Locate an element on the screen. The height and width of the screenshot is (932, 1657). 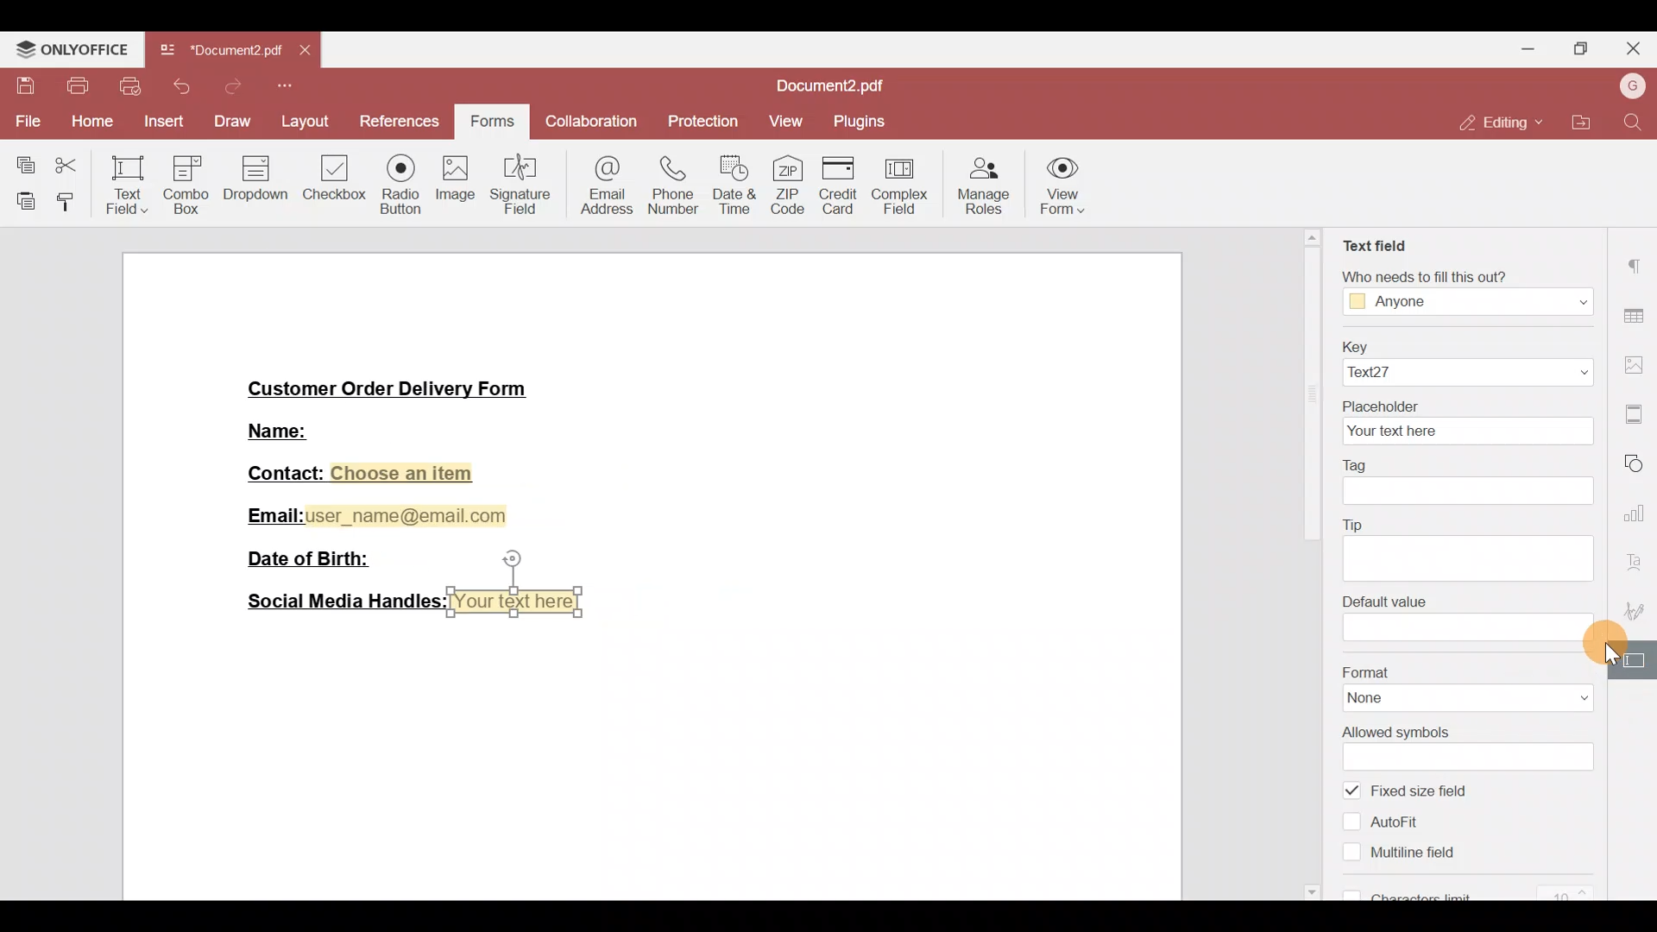
Minimize is located at coordinates (1528, 47).